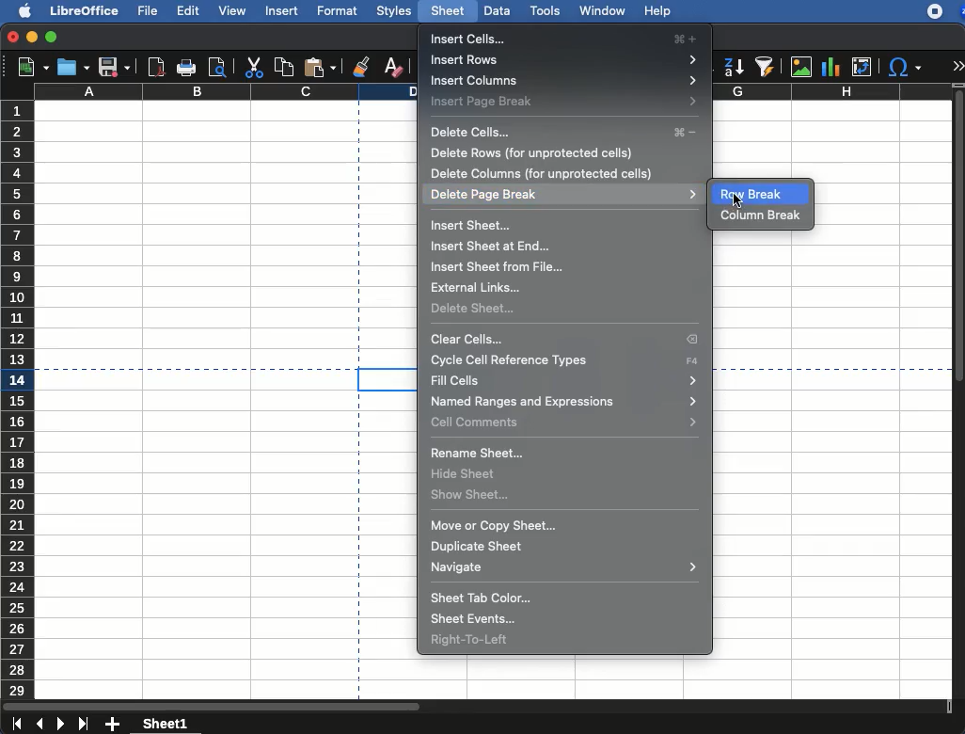  Describe the element at coordinates (959, 65) in the screenshot. I see `expand` at that location.